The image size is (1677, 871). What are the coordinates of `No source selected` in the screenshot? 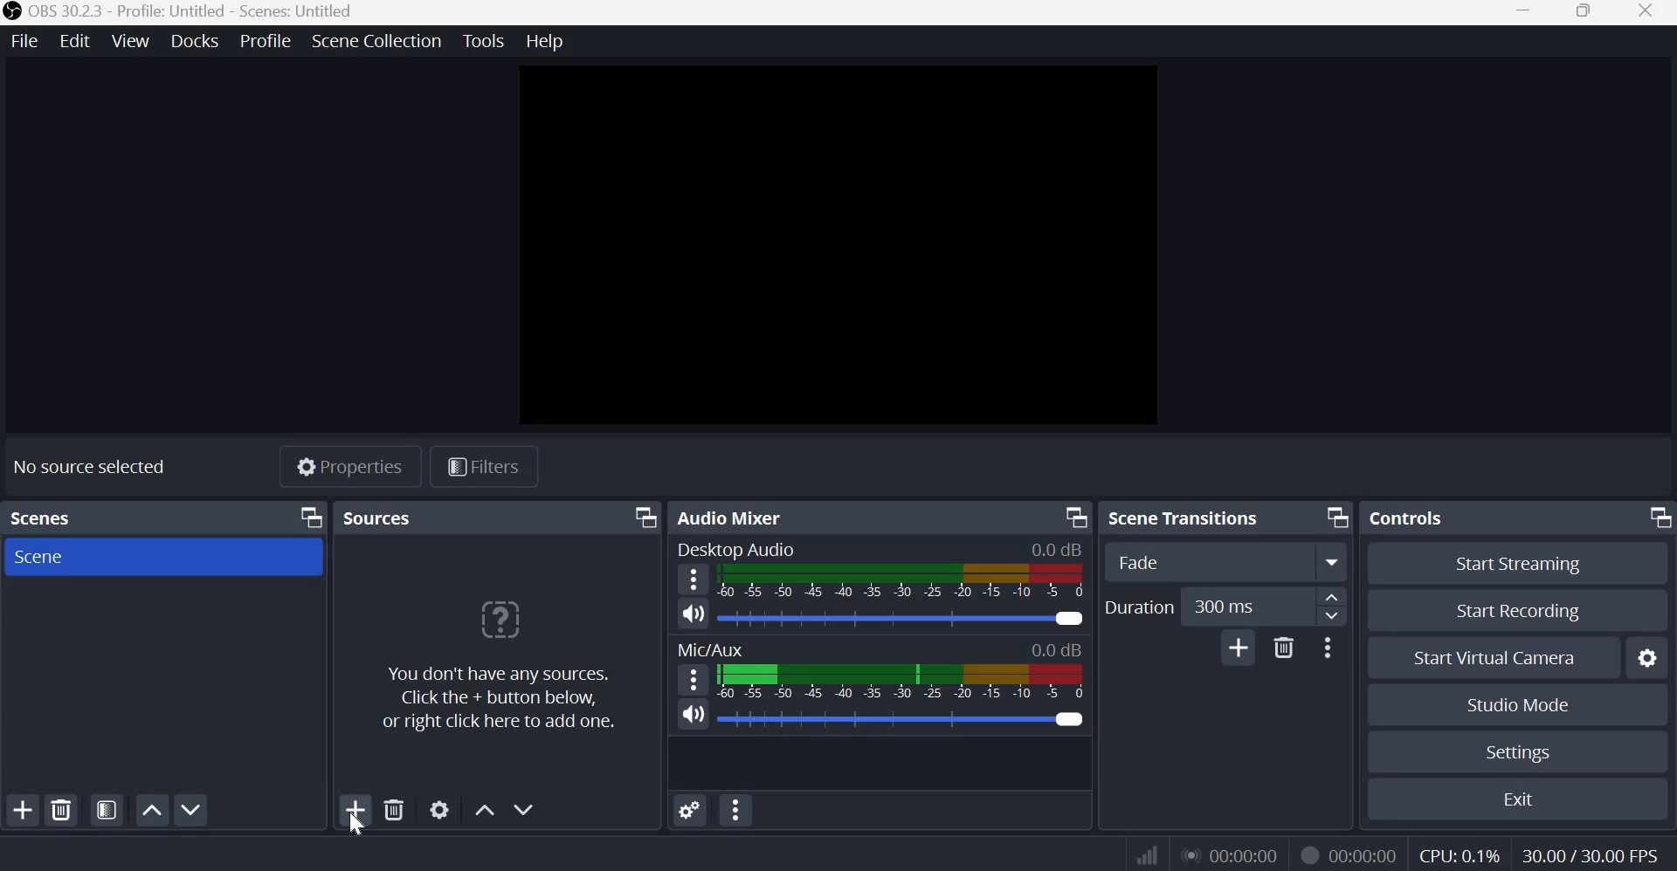 It's located at (92, 466).